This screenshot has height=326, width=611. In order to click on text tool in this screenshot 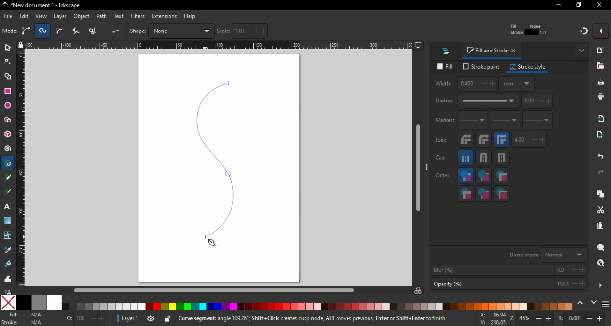, I will do `click(8, 206)`.